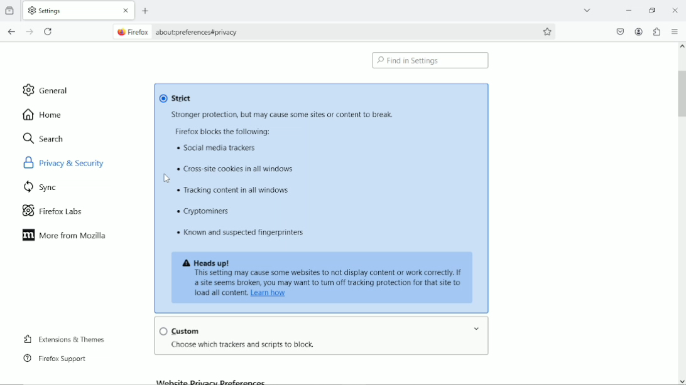  I want to click on general, so click(43, 89).